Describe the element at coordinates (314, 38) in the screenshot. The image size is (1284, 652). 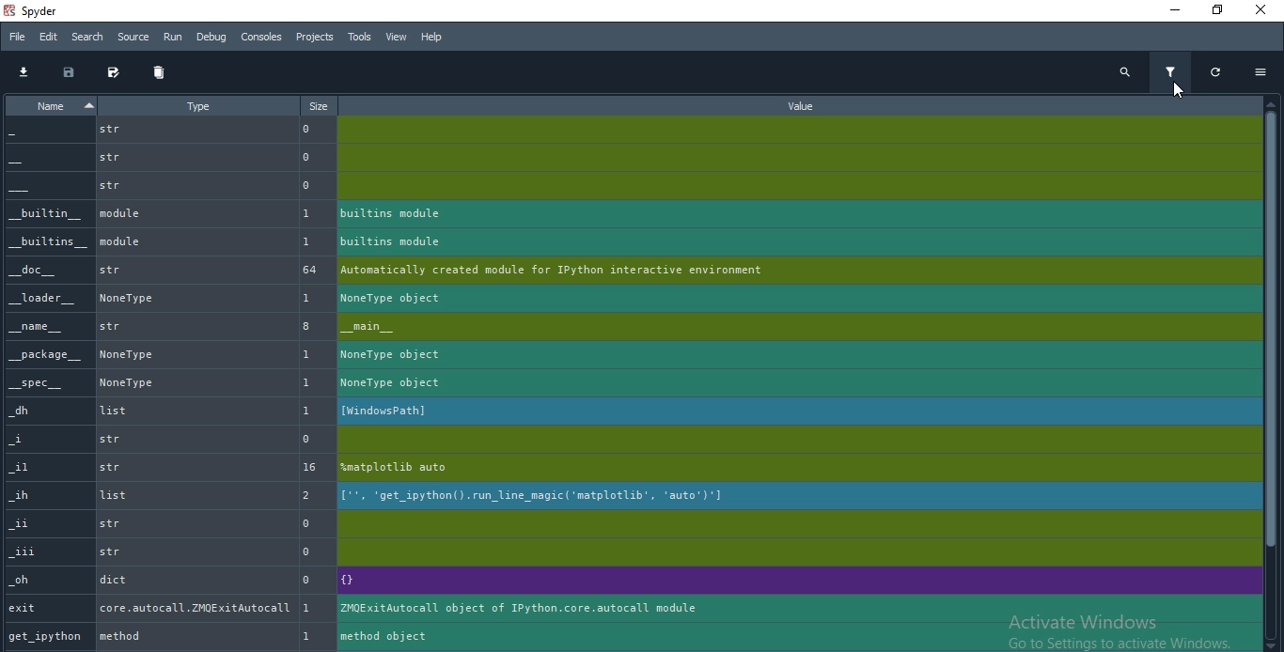
I see `Projects` at that location.